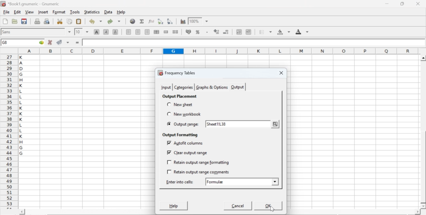 This screenshot has height=215, width=426. Describe the element at coordinates (24, 21) in the screenshot. I see `save current workbook` at that location.